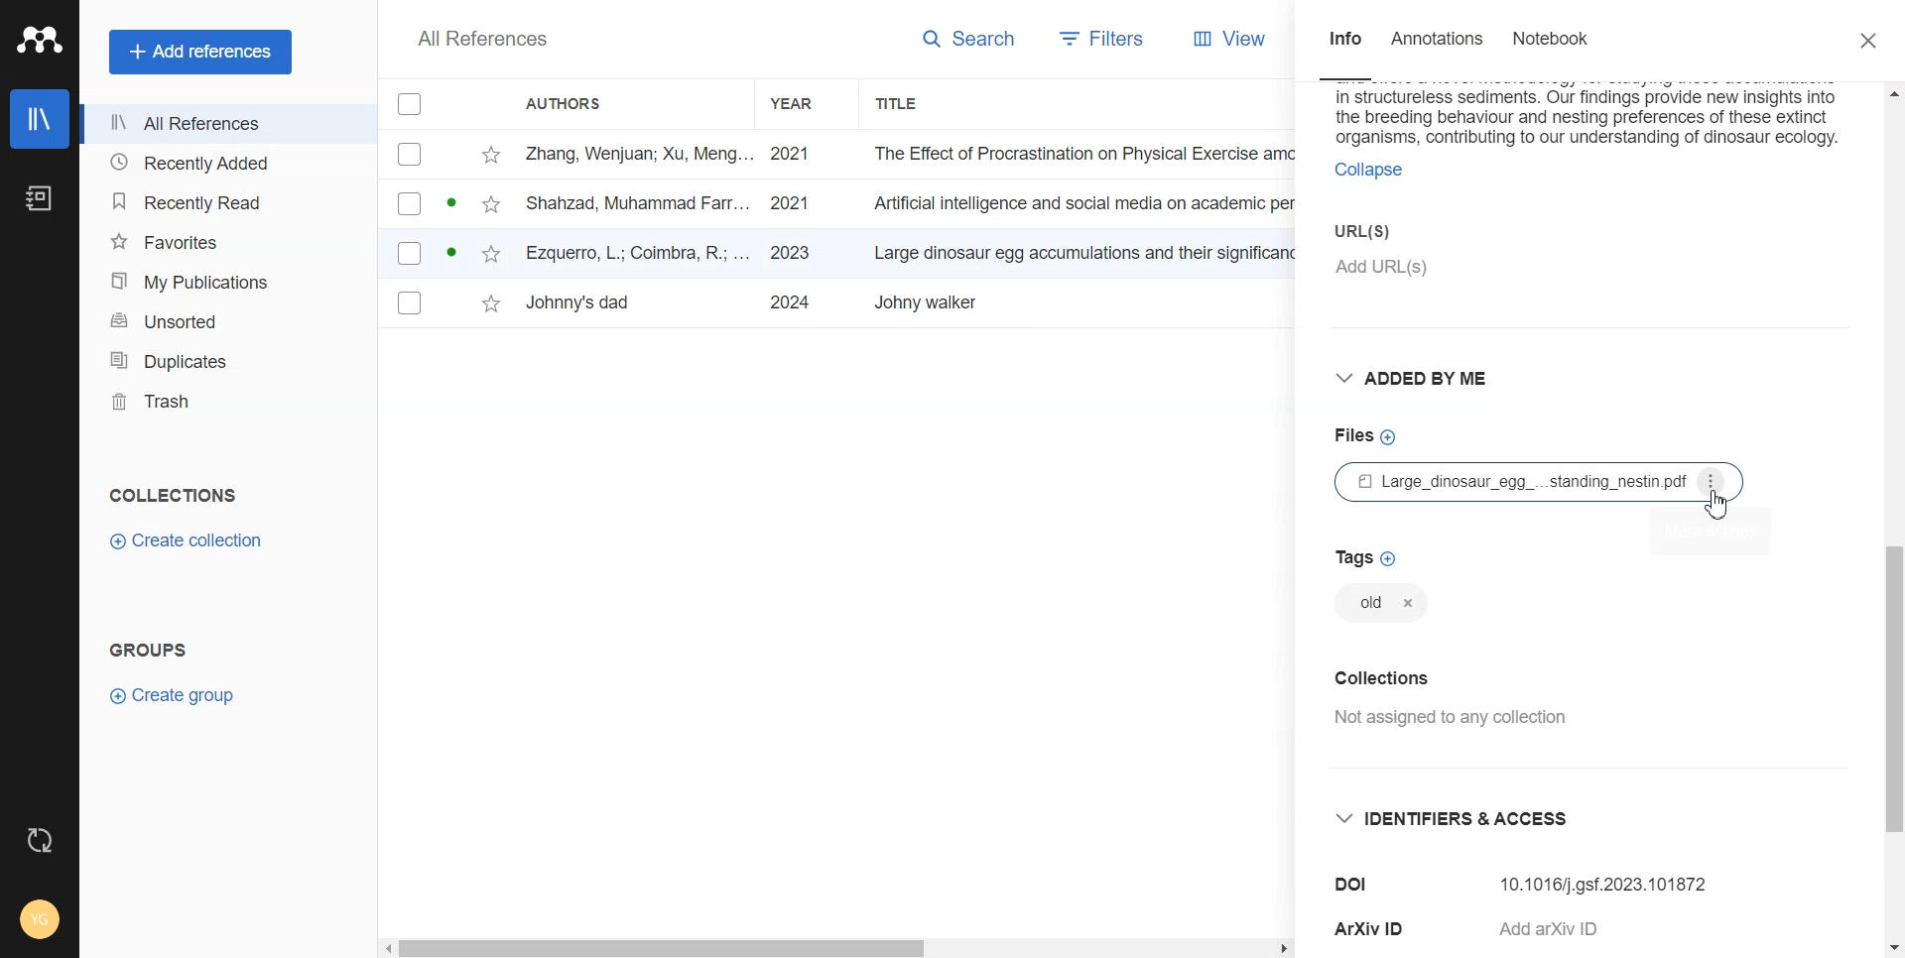 Image resolution: width=1905 pixels, height=958 pixels. Describe the element at coordinates (40, 119) in the screenshot. I see `Library` at that location.